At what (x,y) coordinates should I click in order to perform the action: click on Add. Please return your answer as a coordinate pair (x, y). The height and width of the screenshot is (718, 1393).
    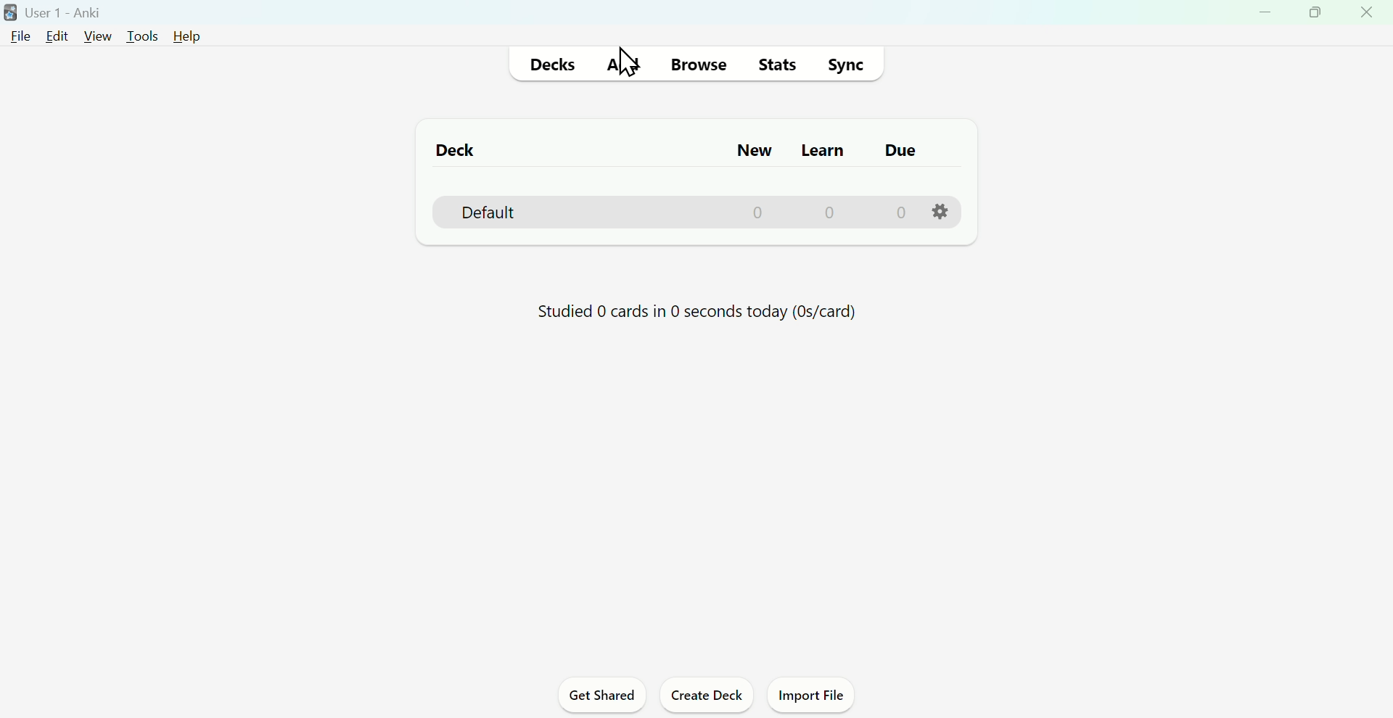
    Looking at the image, I should click on (622, 62).